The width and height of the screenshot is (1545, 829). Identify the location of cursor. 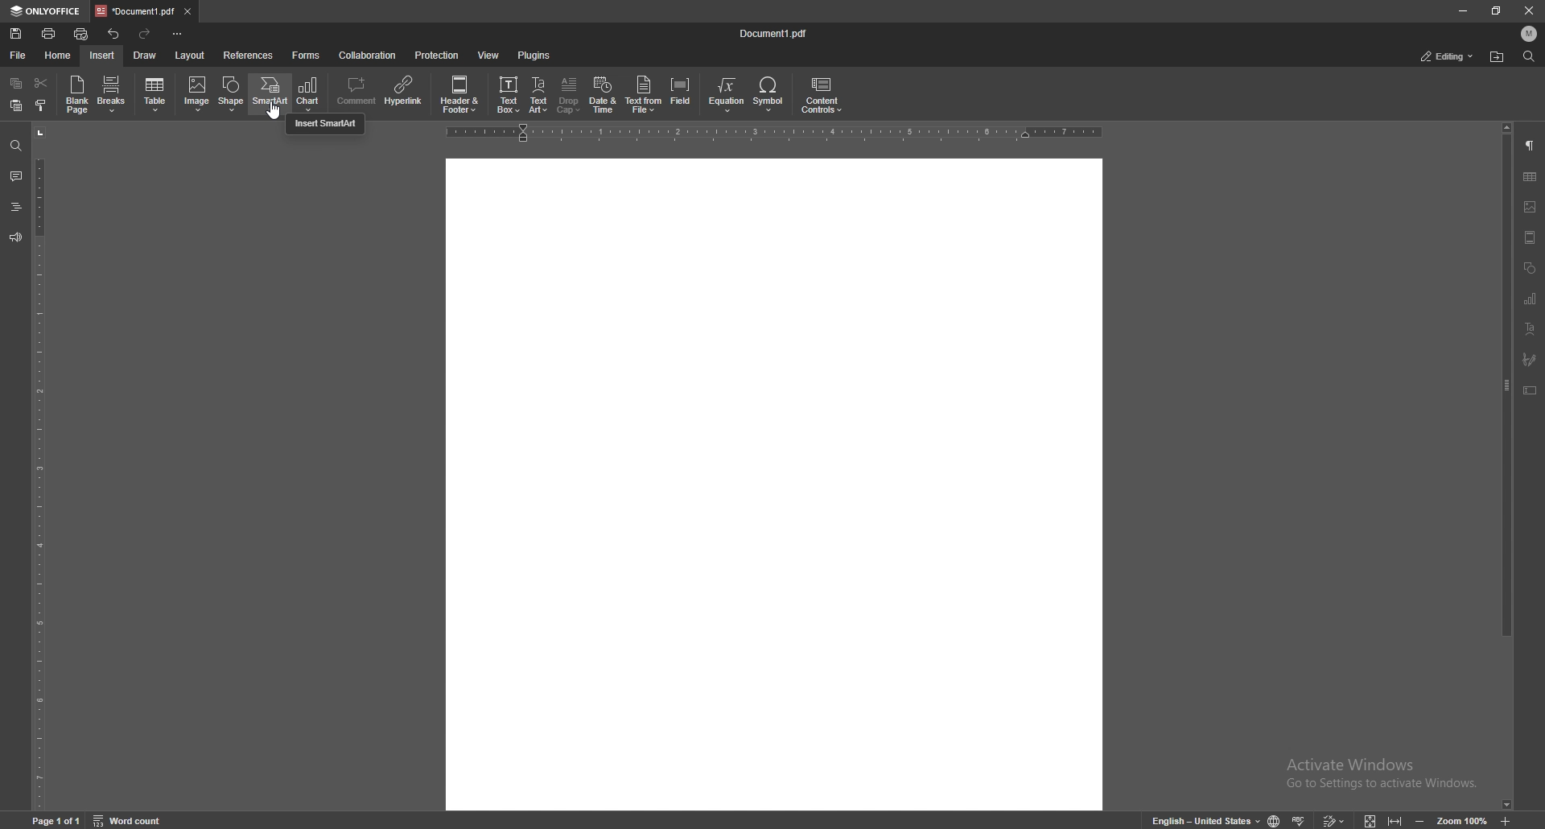
(271, 109).